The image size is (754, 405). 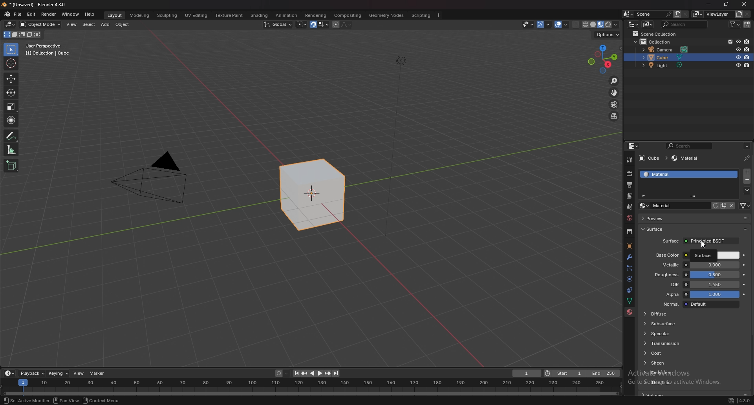 What do you see at coordinates (630, 312) in the screenshot?
I see `material` at bounding box center [630, 312].